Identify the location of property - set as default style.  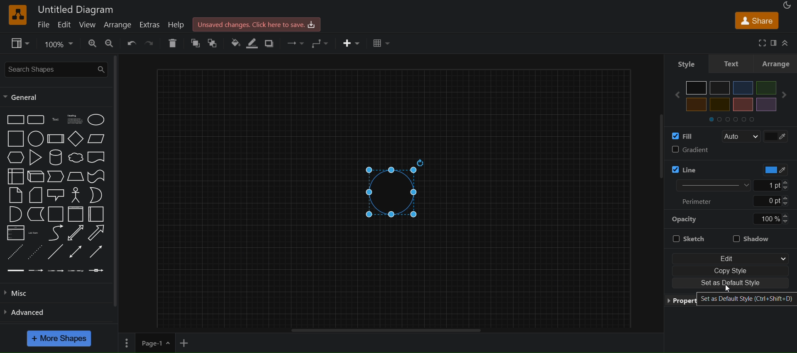
(730, 299).